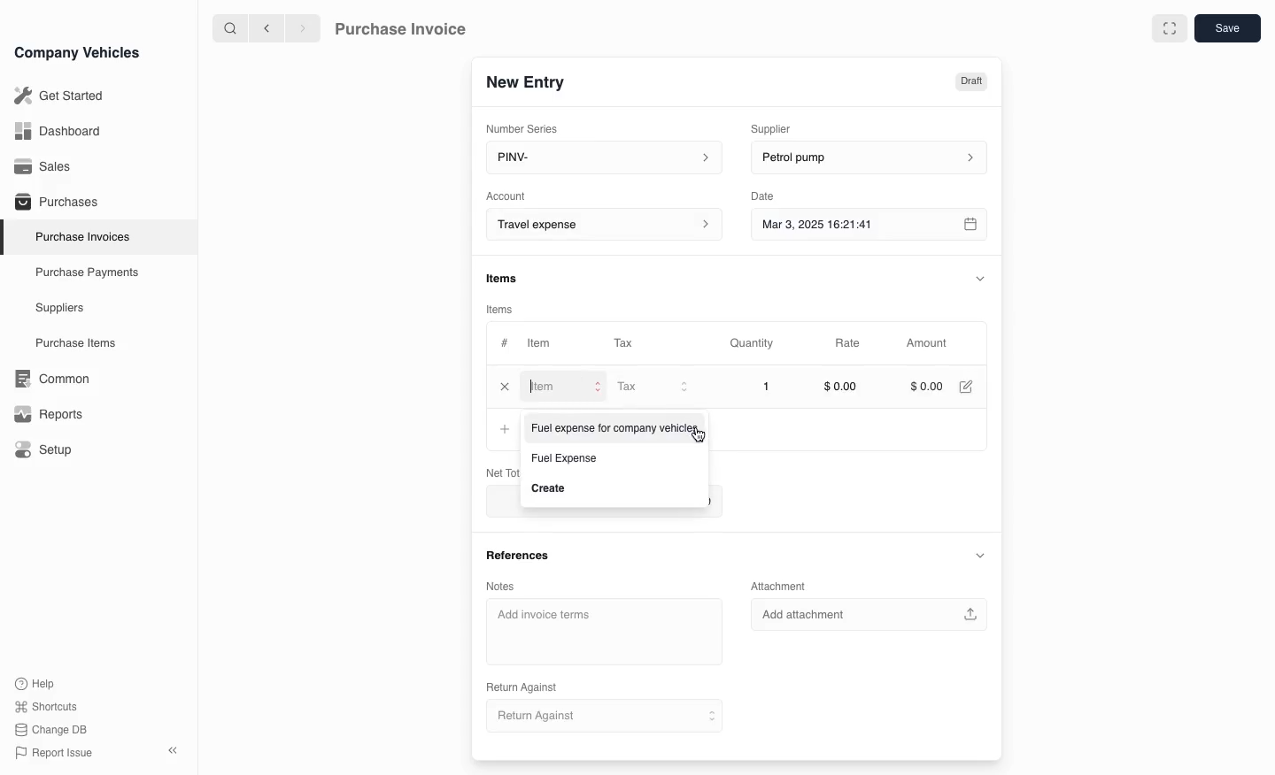 This screenshot has height=775, width=1275. What do you see at coordinates (979, 556) in the screenshot?
I see `collapse` at bounding box center [979, 556].